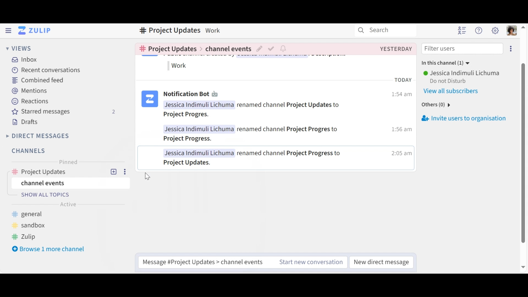  What do you see at coordinates (69, 205) in the screenshot?
I see `active` at bounding box center [69, 205].